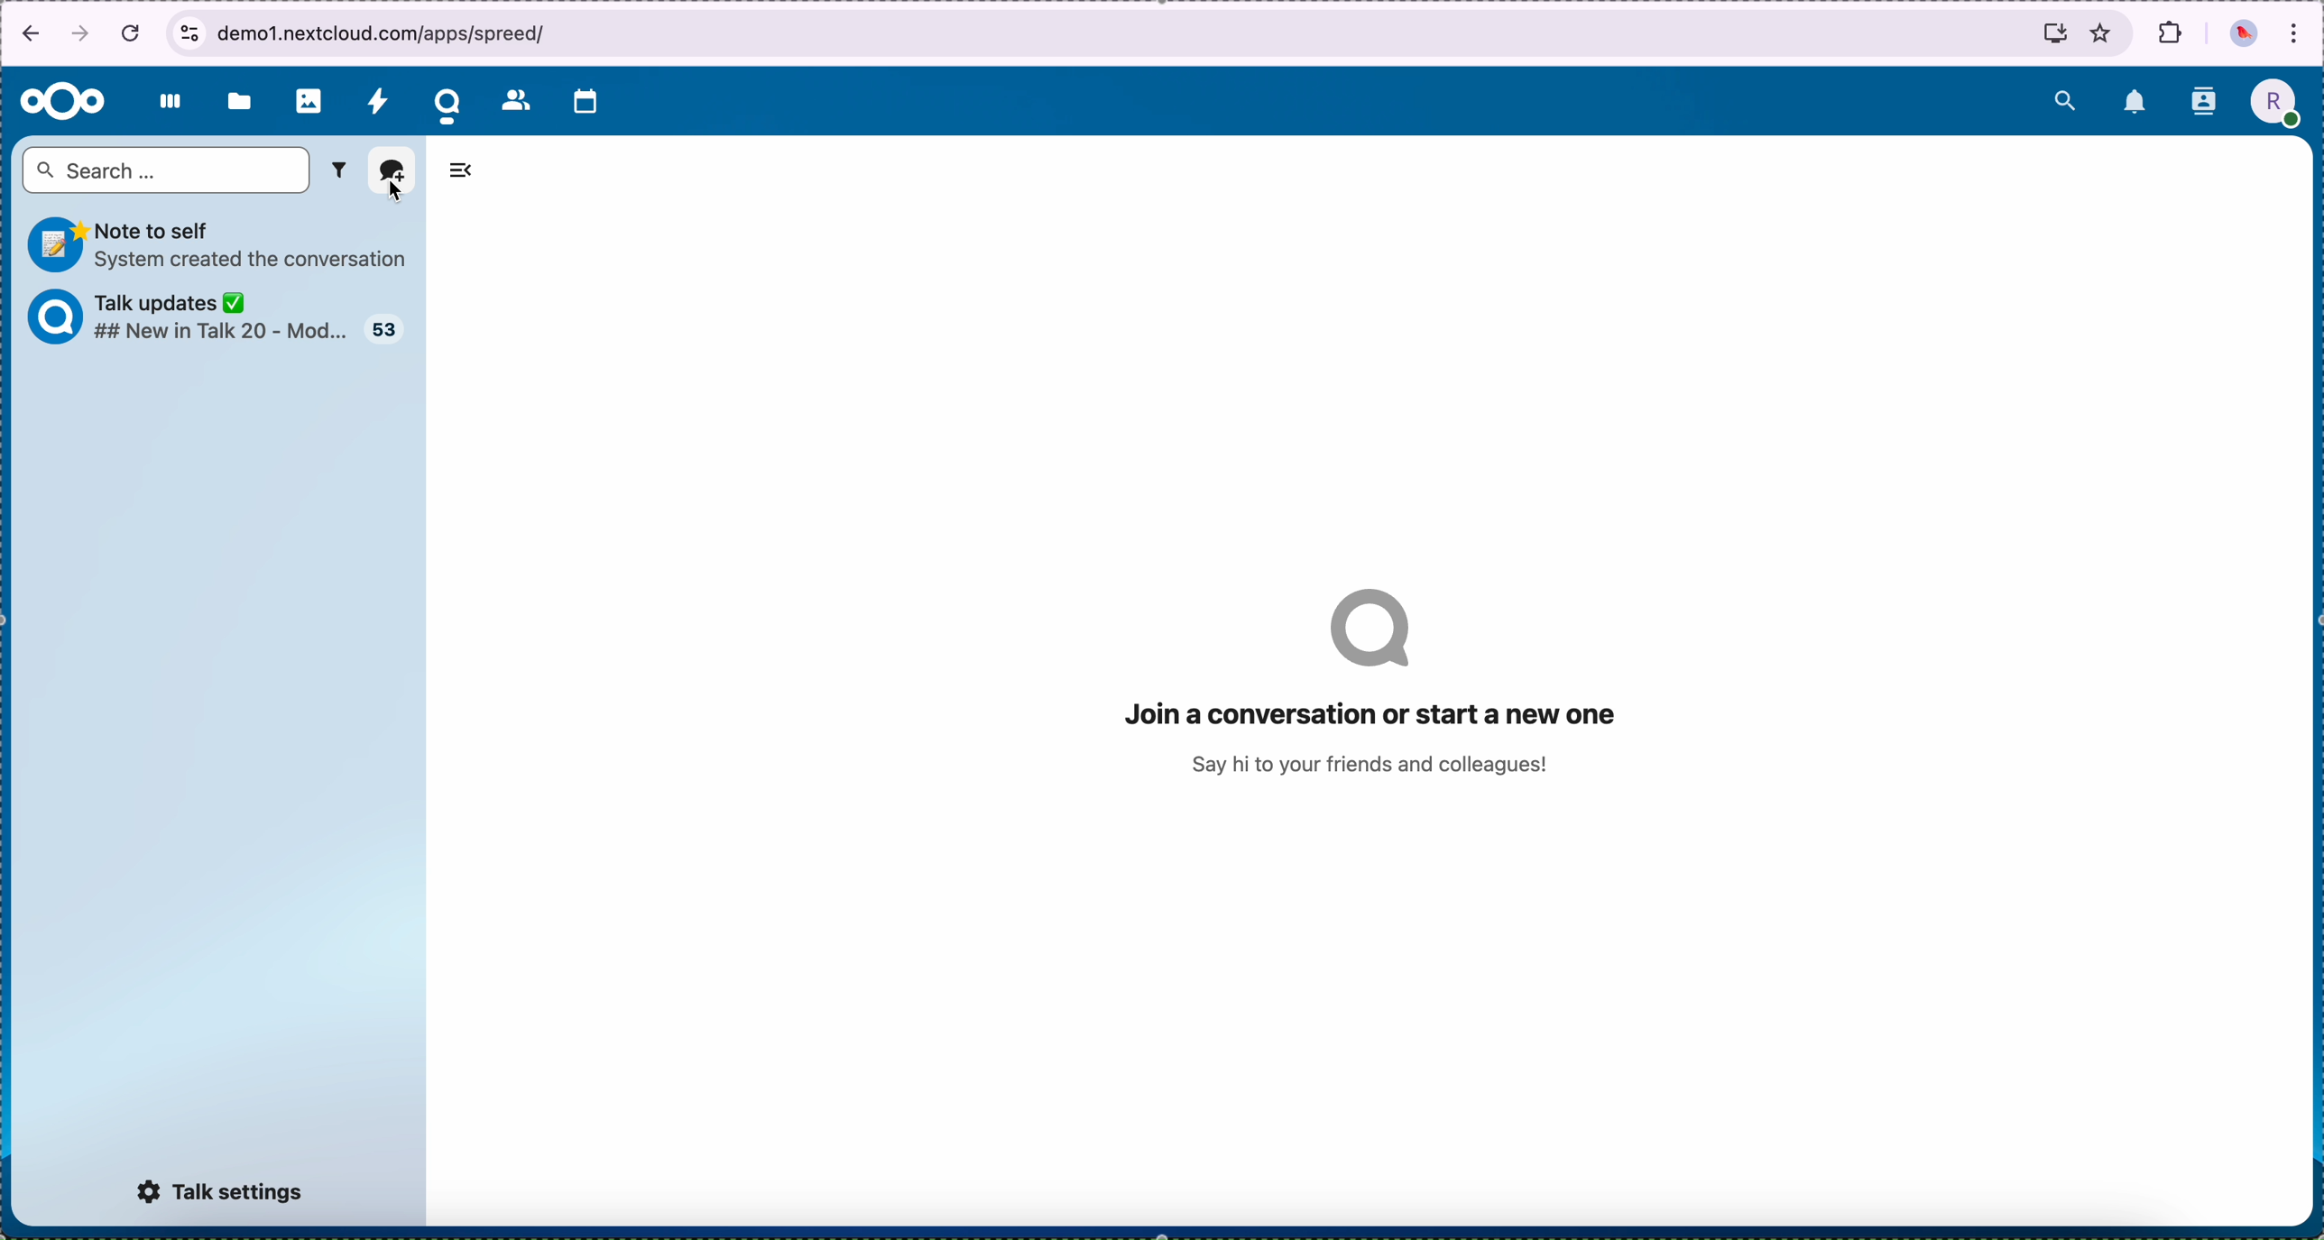 This screenshot has height=1240, width=2324. I want to click on cursor on talk, so click(452, 100).